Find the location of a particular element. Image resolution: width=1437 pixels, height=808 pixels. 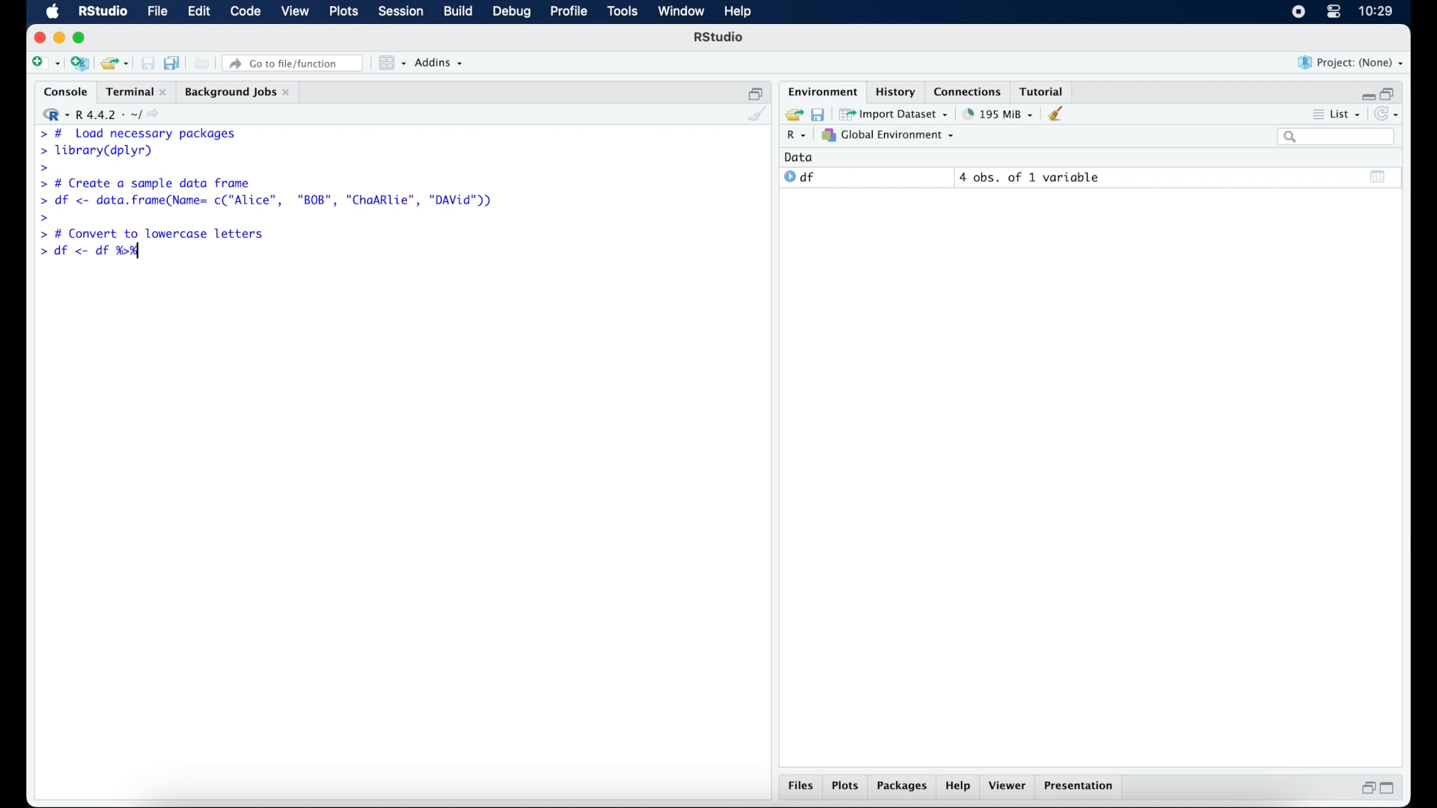

create new file is located at coordinates (45, 64).